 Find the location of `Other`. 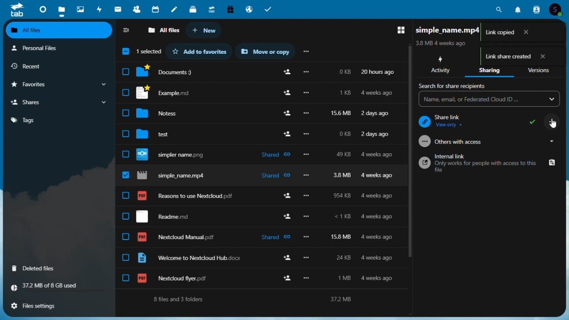

Other is located at coordinates (487, 142).